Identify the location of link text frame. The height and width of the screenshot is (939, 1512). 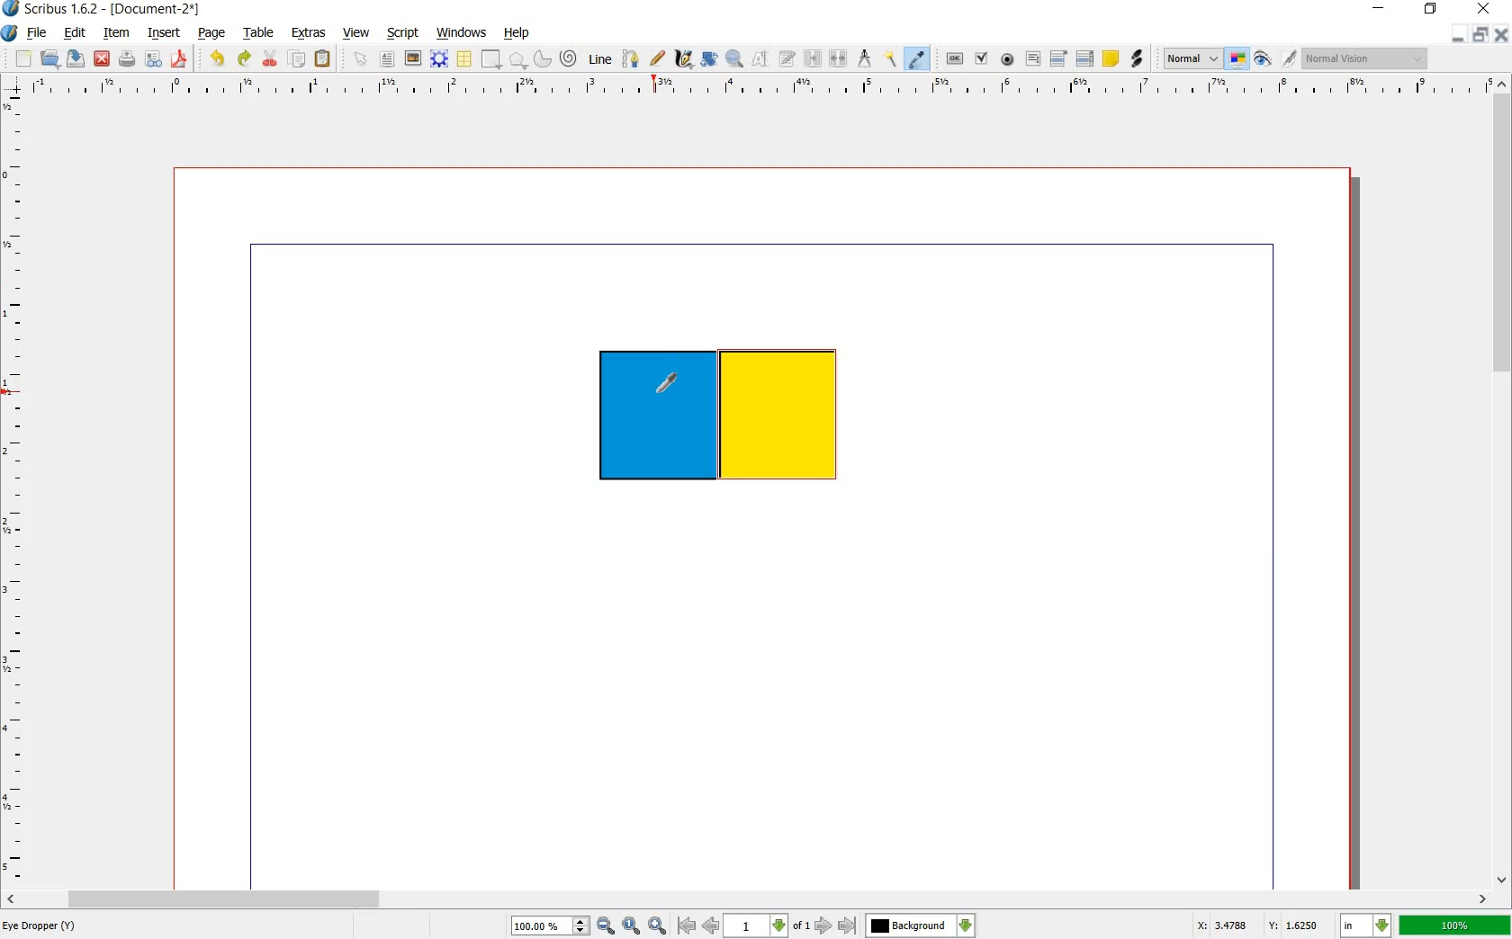
(812, 59).